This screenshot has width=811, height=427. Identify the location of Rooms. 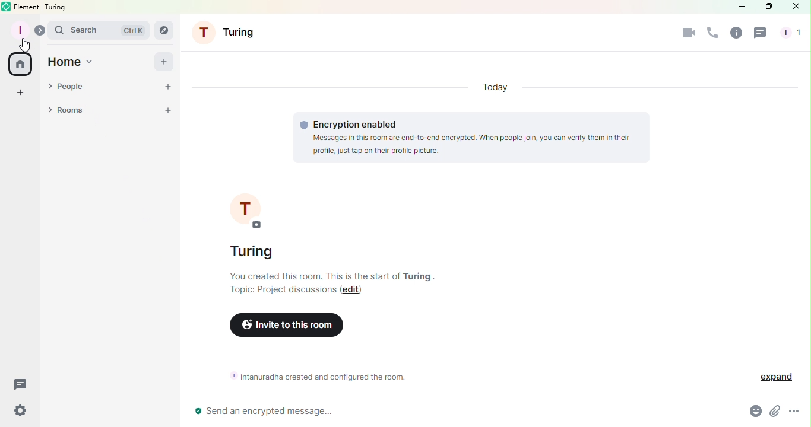
(66, 111).